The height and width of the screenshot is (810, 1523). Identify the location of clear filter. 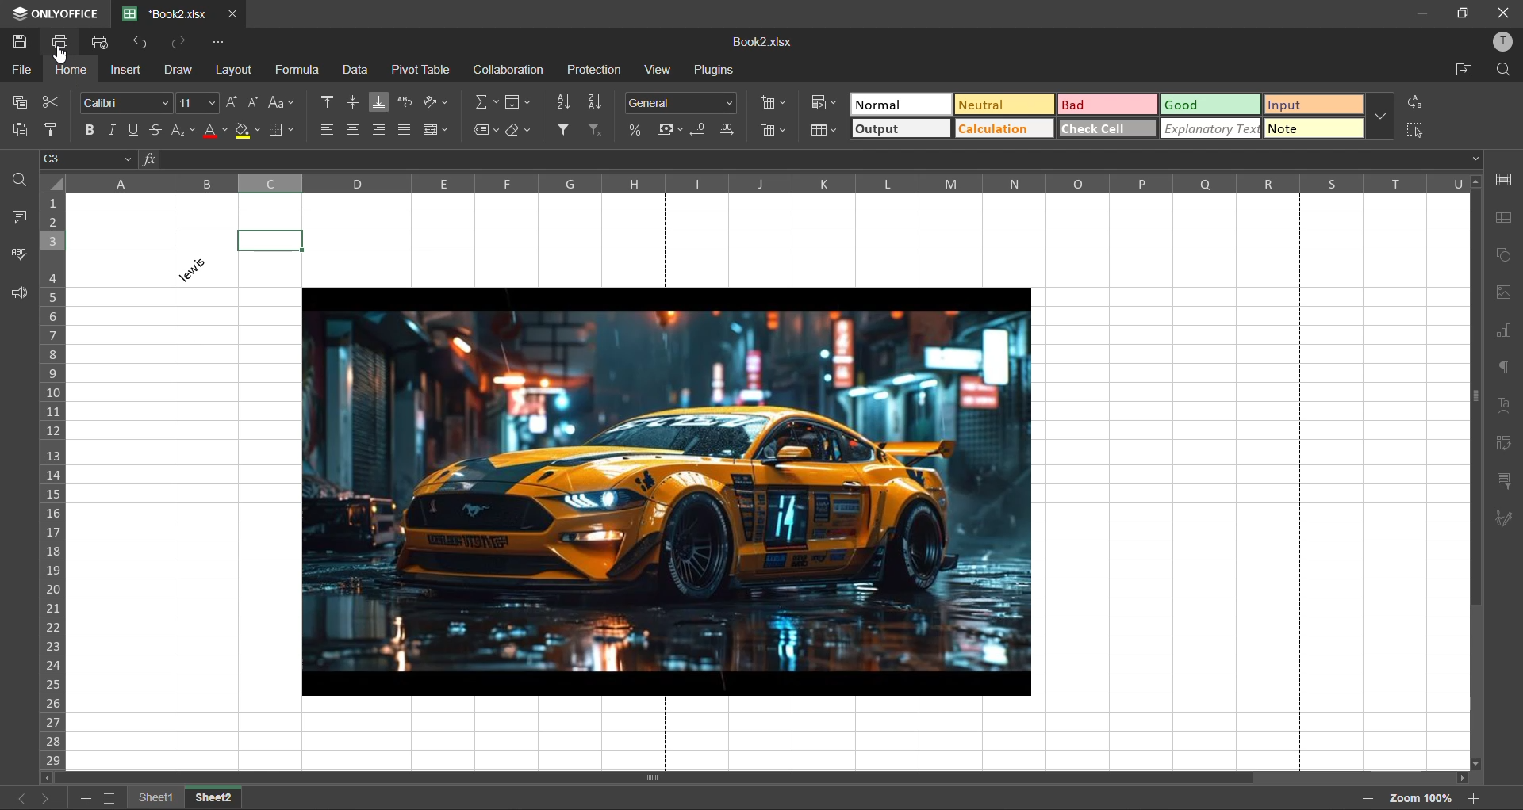
(597, 129).